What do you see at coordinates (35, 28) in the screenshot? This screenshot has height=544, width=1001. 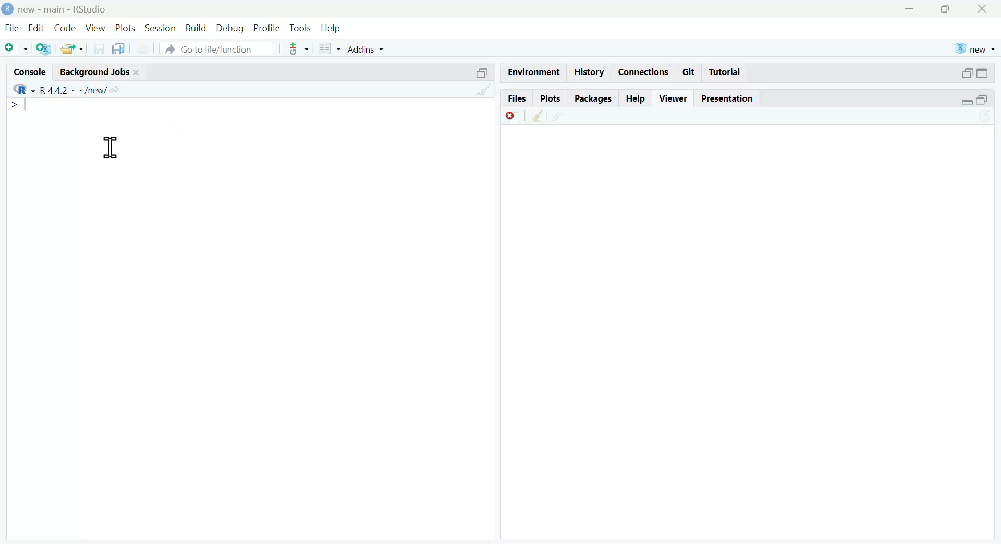 I see `Edit` at bounding box center [35, 28].